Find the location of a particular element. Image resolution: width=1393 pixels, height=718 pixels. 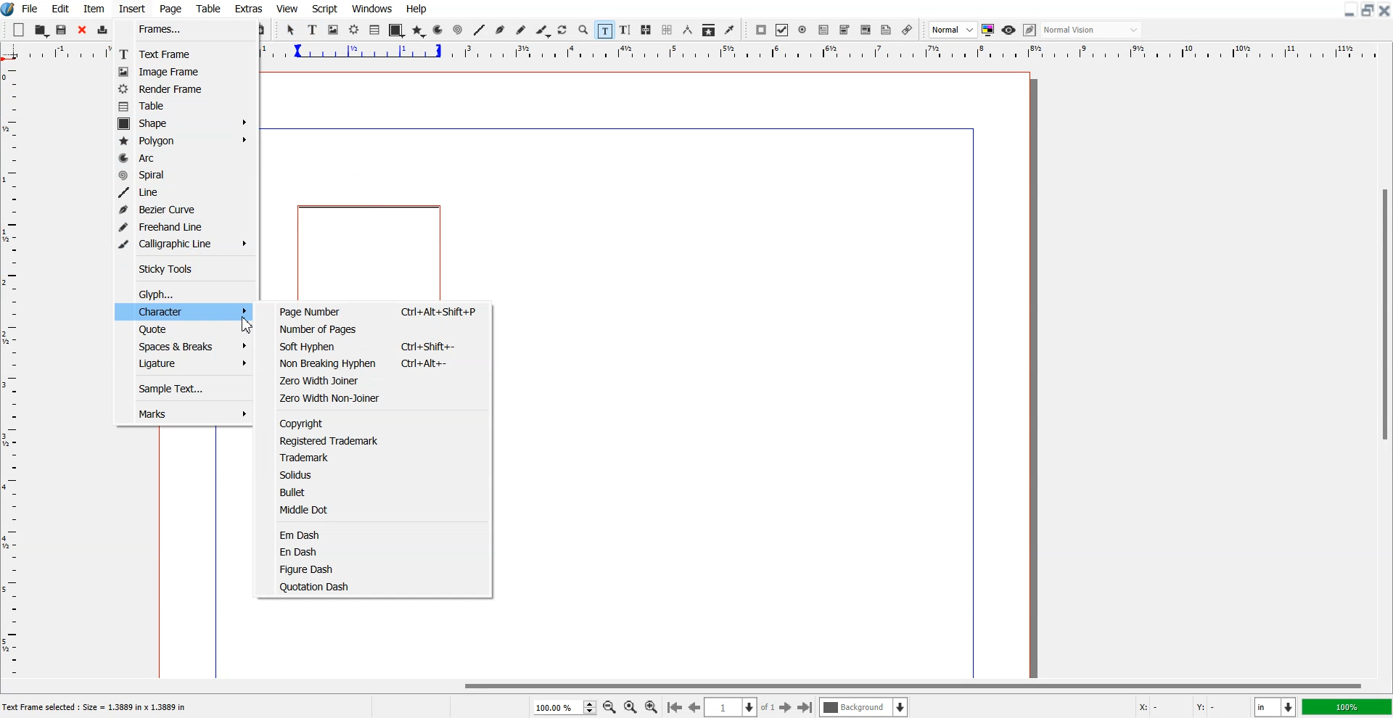

Go to First Page is located at coordinates (674, 706).